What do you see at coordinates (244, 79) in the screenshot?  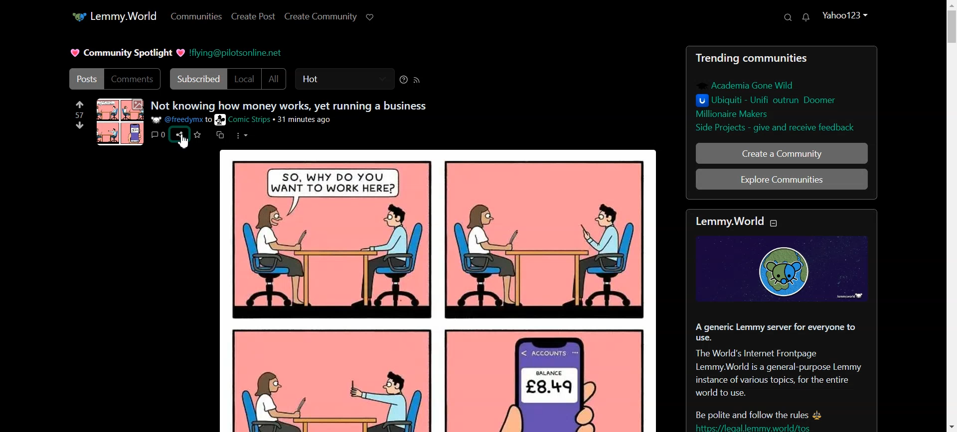 I see `Local` at bounding box center [244, 79].